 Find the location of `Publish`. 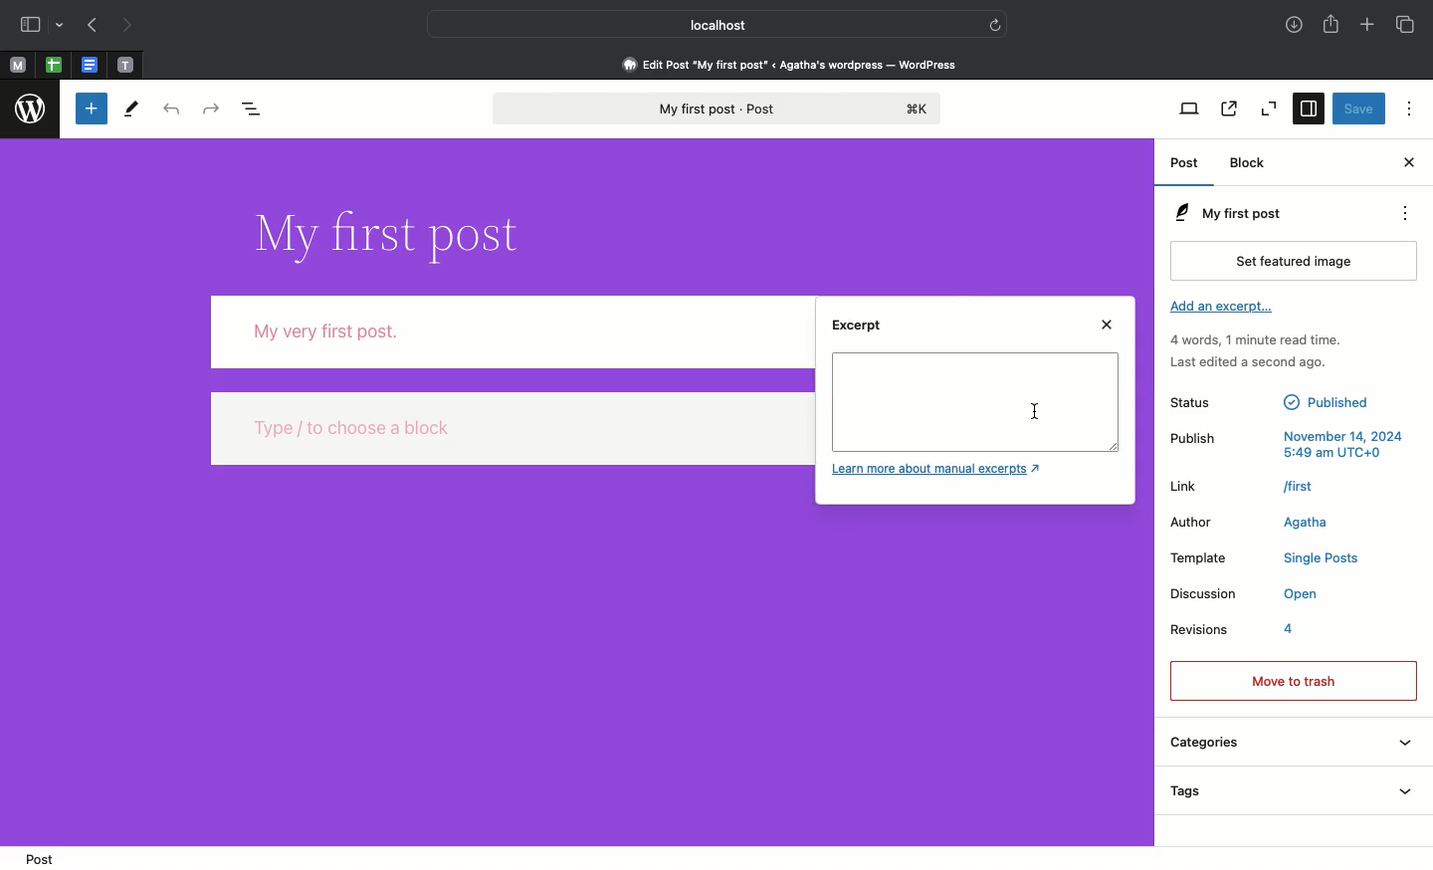

Publish is located at coordinates (1287, 442).